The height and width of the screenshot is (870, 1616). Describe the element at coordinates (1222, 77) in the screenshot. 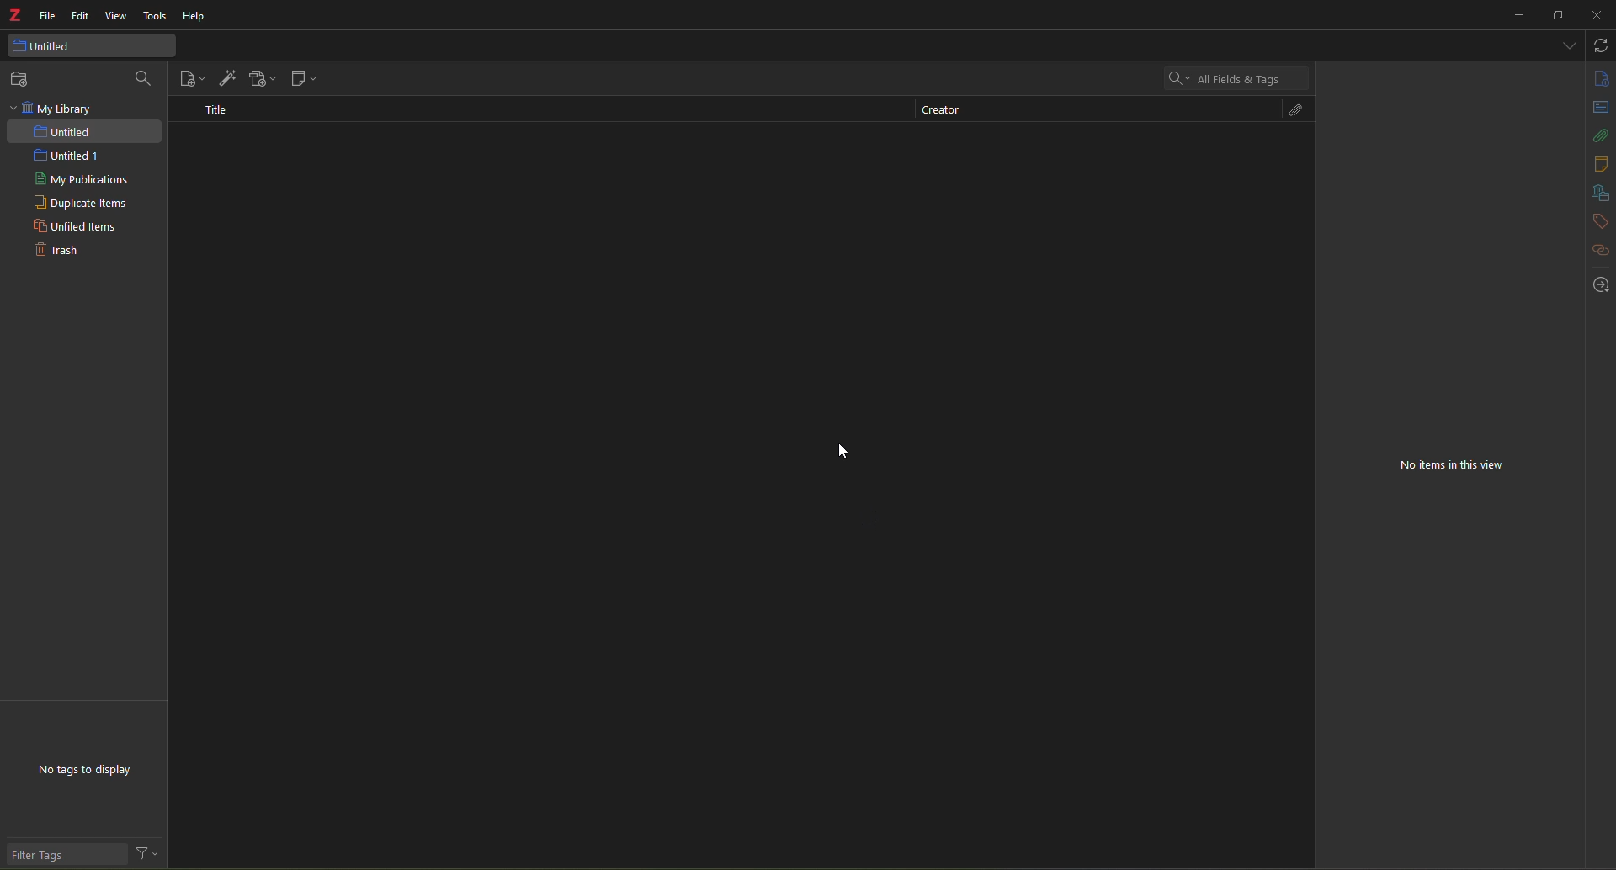

I see `search` at that location.